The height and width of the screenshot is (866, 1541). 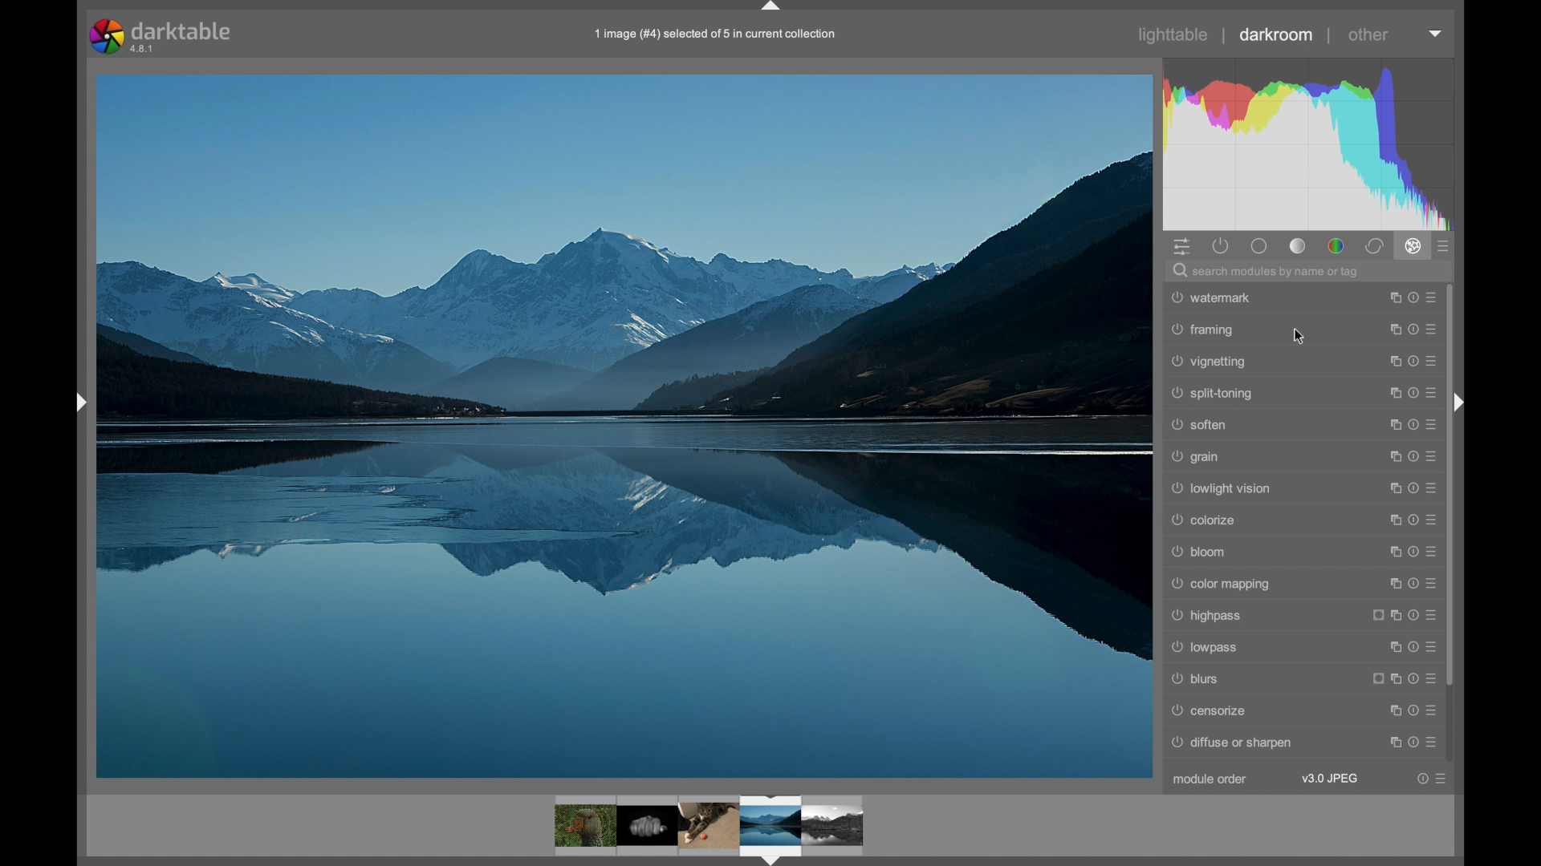 What do you see at coordinates (1207, 617) in the screenshot?
I see `highpass` at bounding box center [1207, 617].